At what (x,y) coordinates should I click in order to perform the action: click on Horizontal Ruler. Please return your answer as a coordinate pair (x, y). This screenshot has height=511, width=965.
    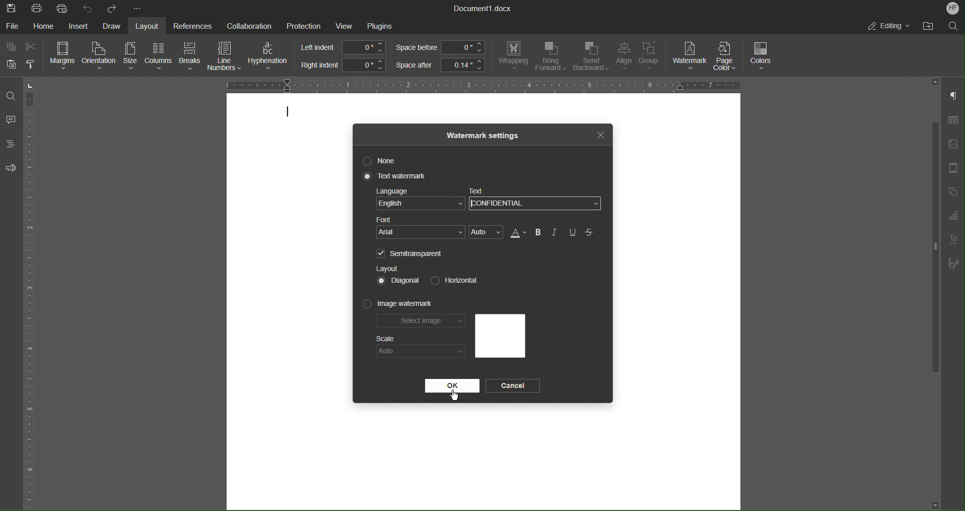
    Looking at the image, I should click on (479, 84).